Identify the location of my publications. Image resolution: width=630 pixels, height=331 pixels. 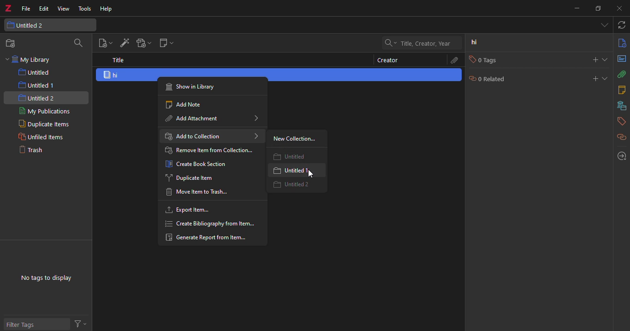
(44, 111).